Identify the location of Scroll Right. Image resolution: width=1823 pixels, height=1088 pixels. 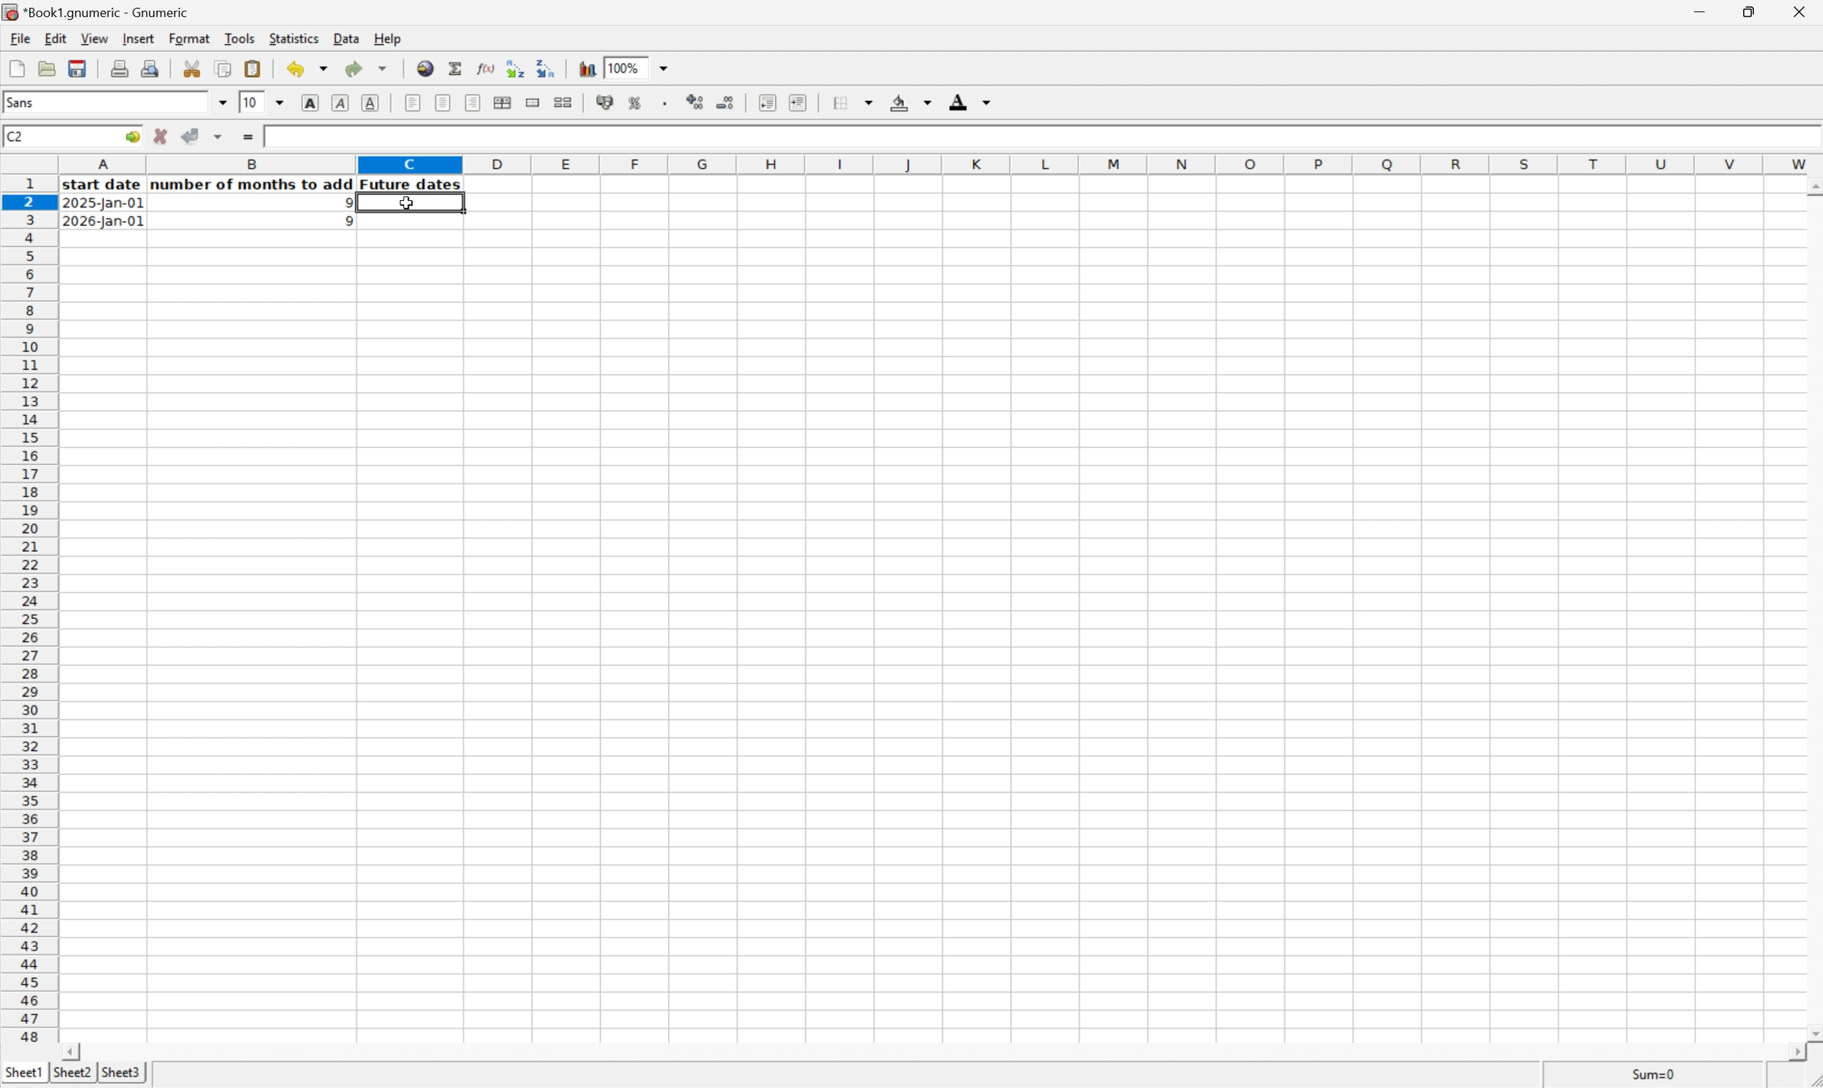
(1792, 1052).